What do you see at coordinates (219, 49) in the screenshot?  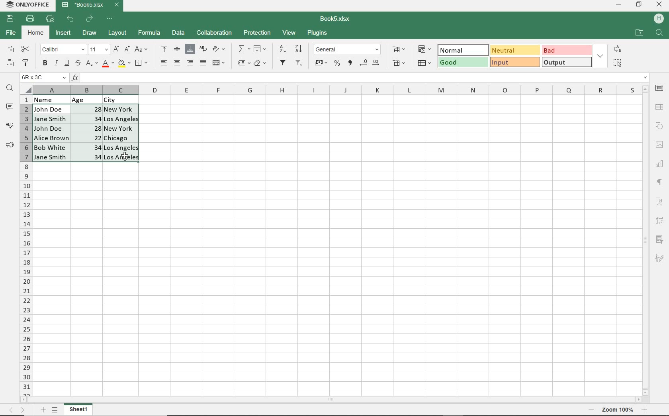 I see `ORIENTATION` at bounding box center [219, 49].